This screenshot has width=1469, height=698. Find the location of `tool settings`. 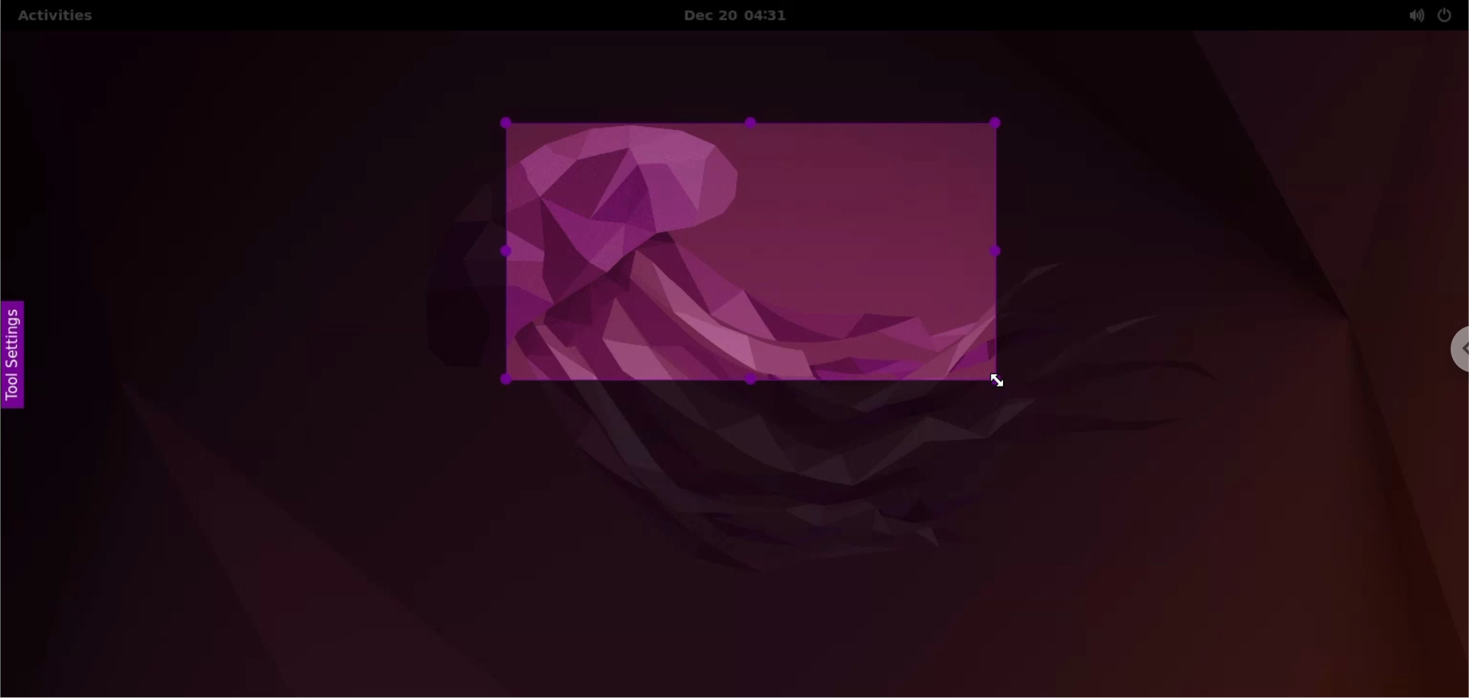

tool settings is located at coordinates (15, 361).